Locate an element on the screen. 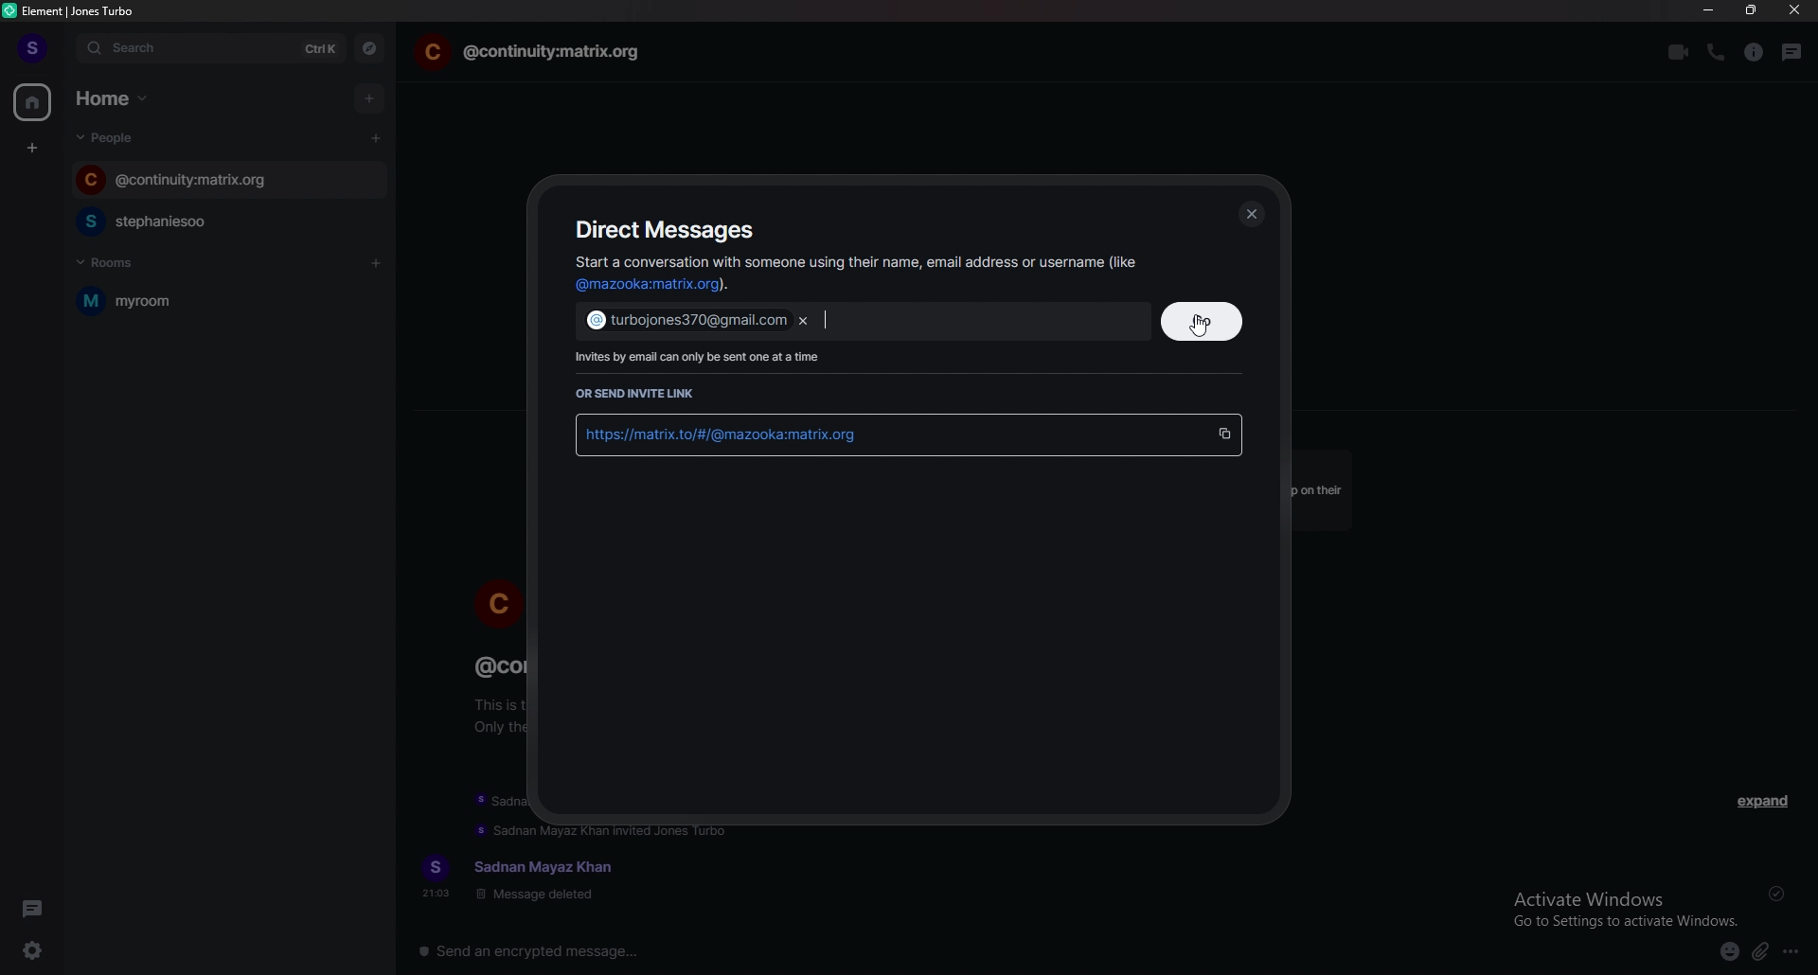 This screenshot has height=975, width=1818. link is located at coordinates (725, 435).